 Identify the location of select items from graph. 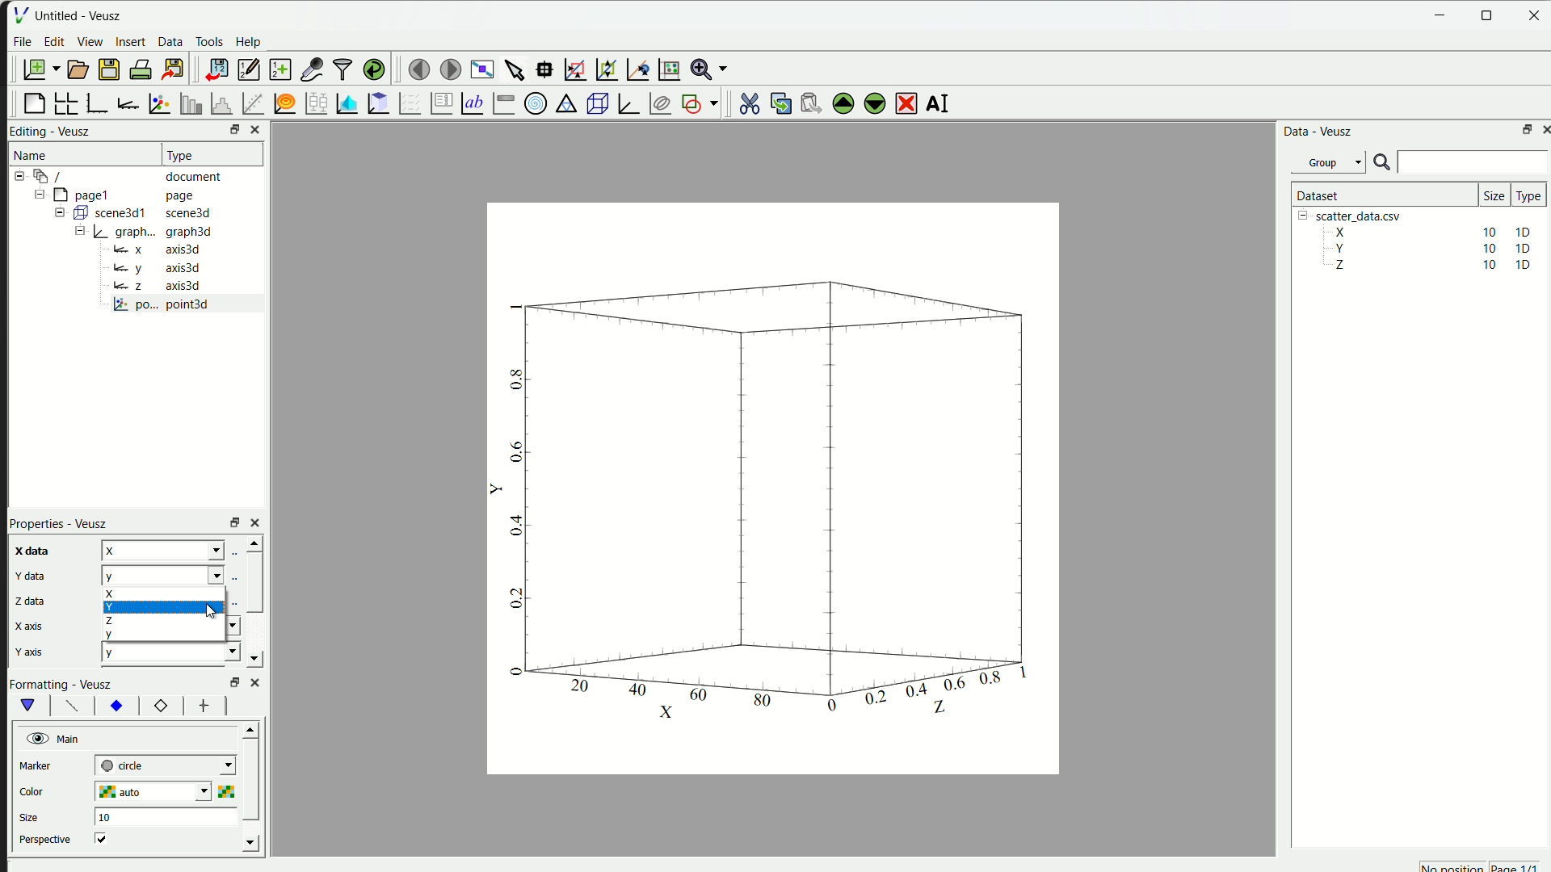
(513, 67).